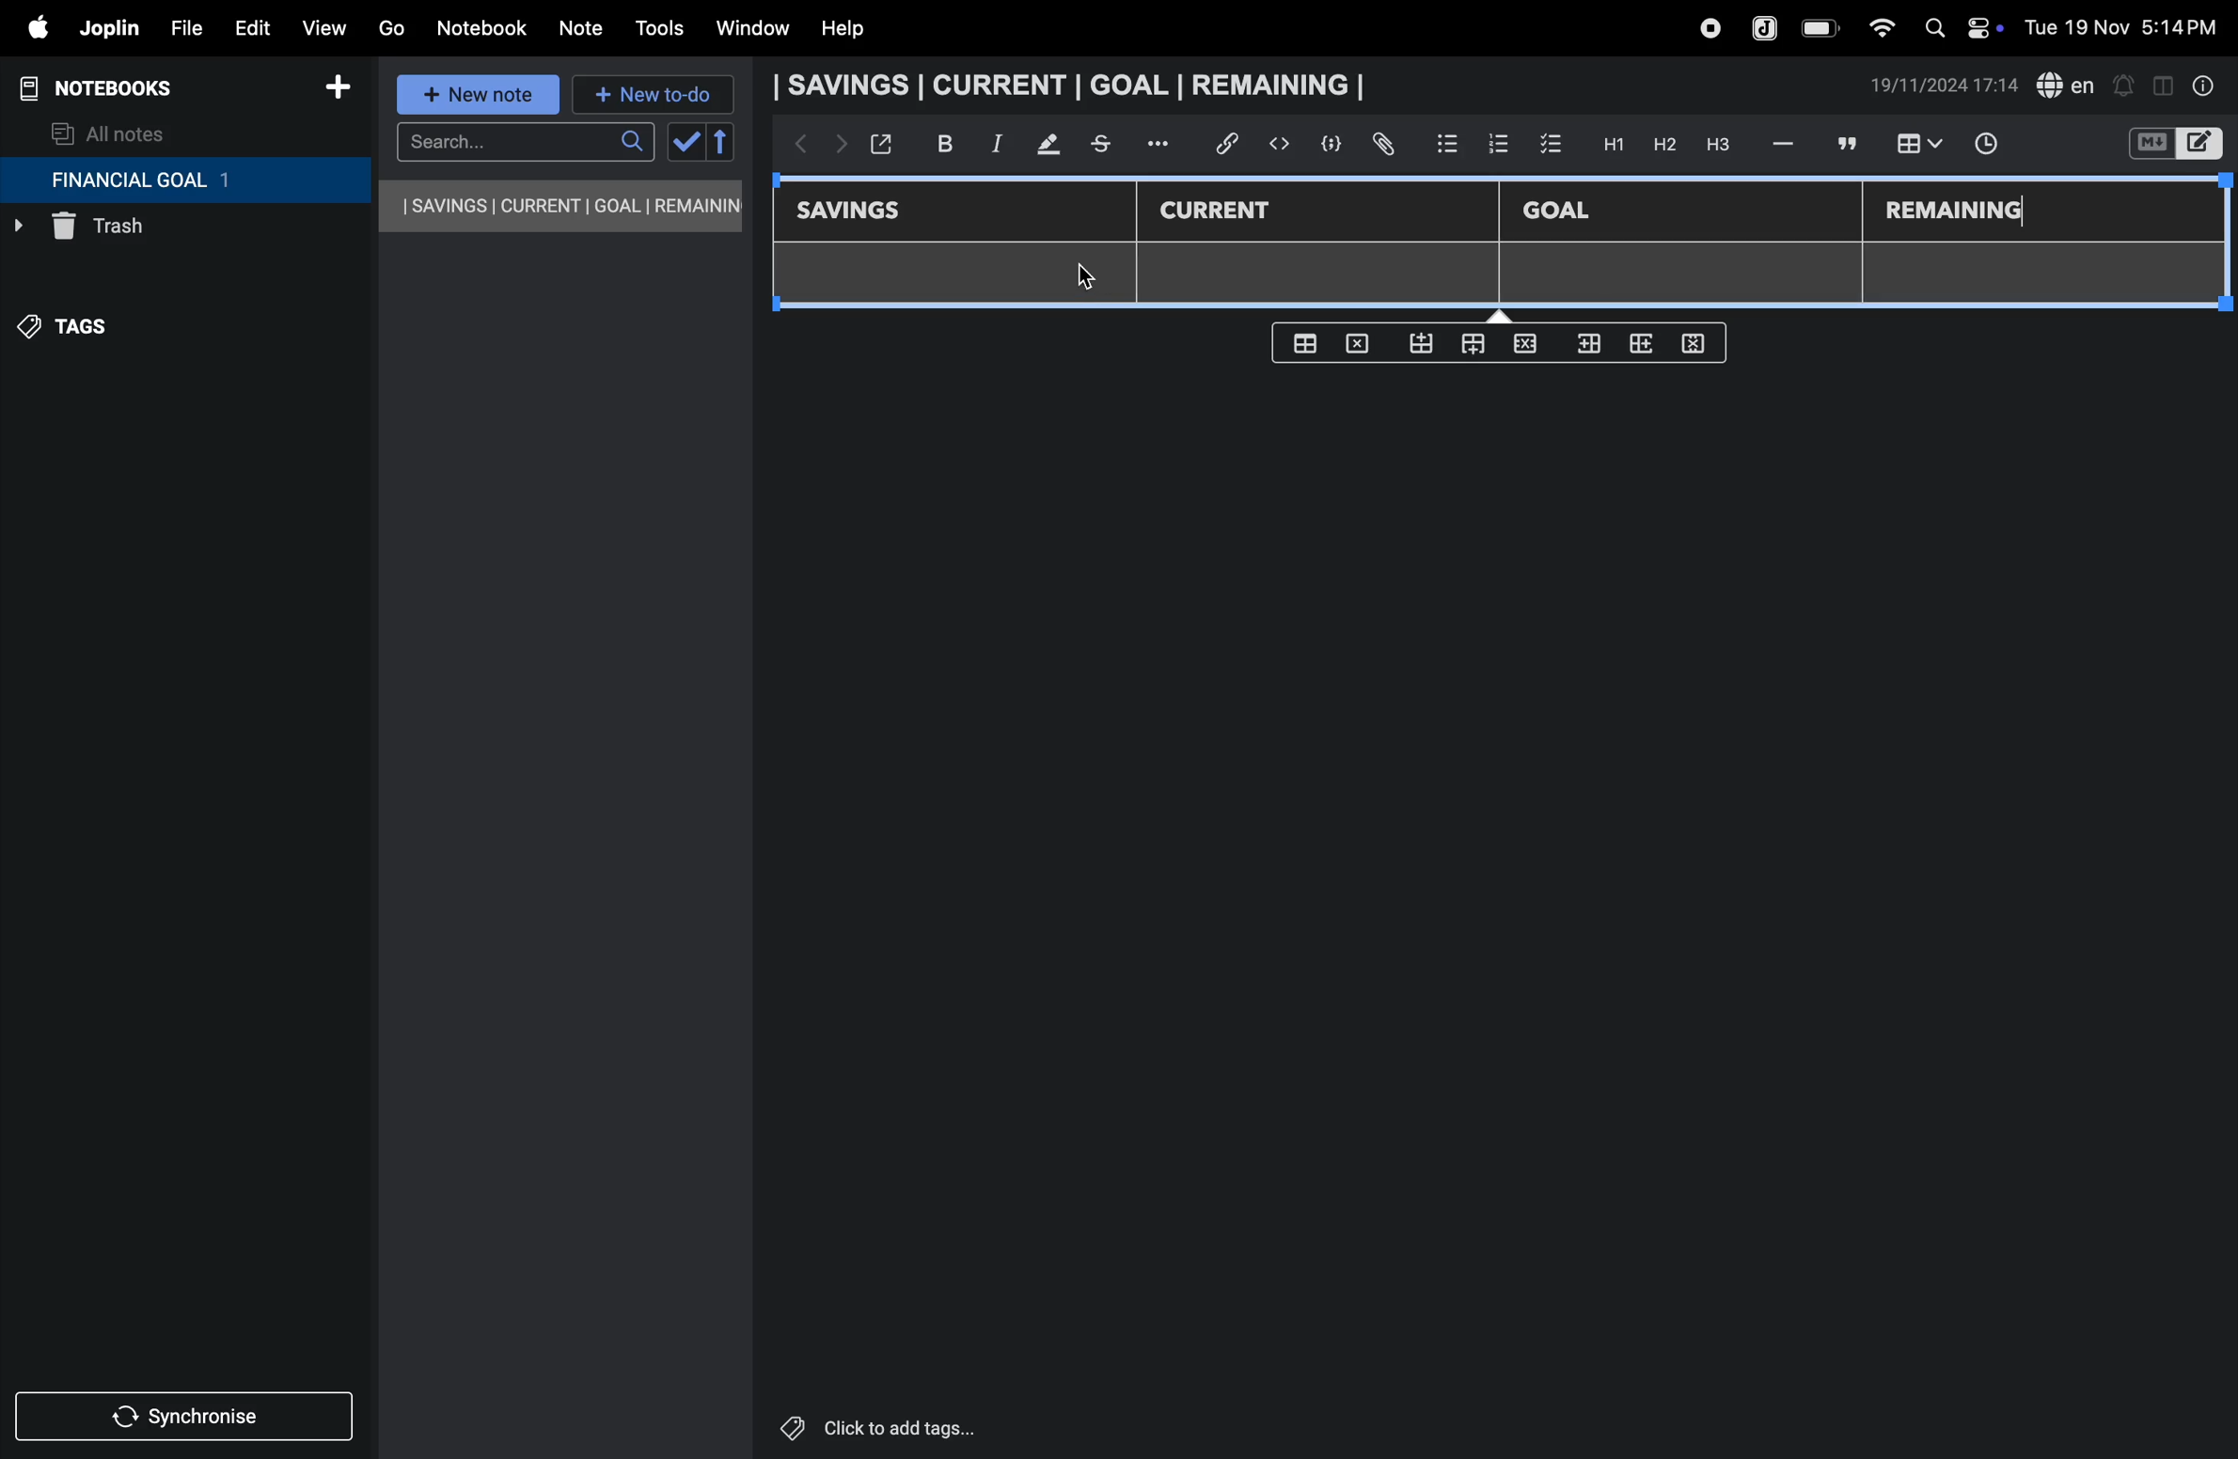  Describe the element at coordinates (1304, 343) in the screenshot. I see `create table` at that location.